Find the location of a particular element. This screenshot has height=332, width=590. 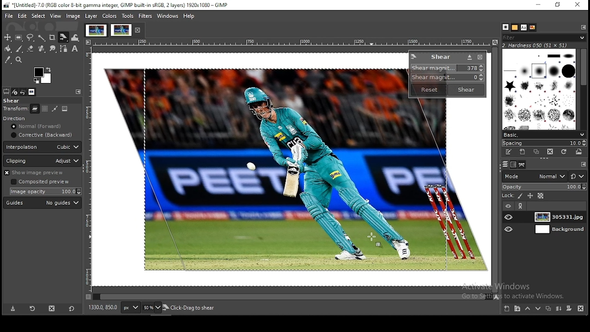

images is located at coordinates (32, 92).